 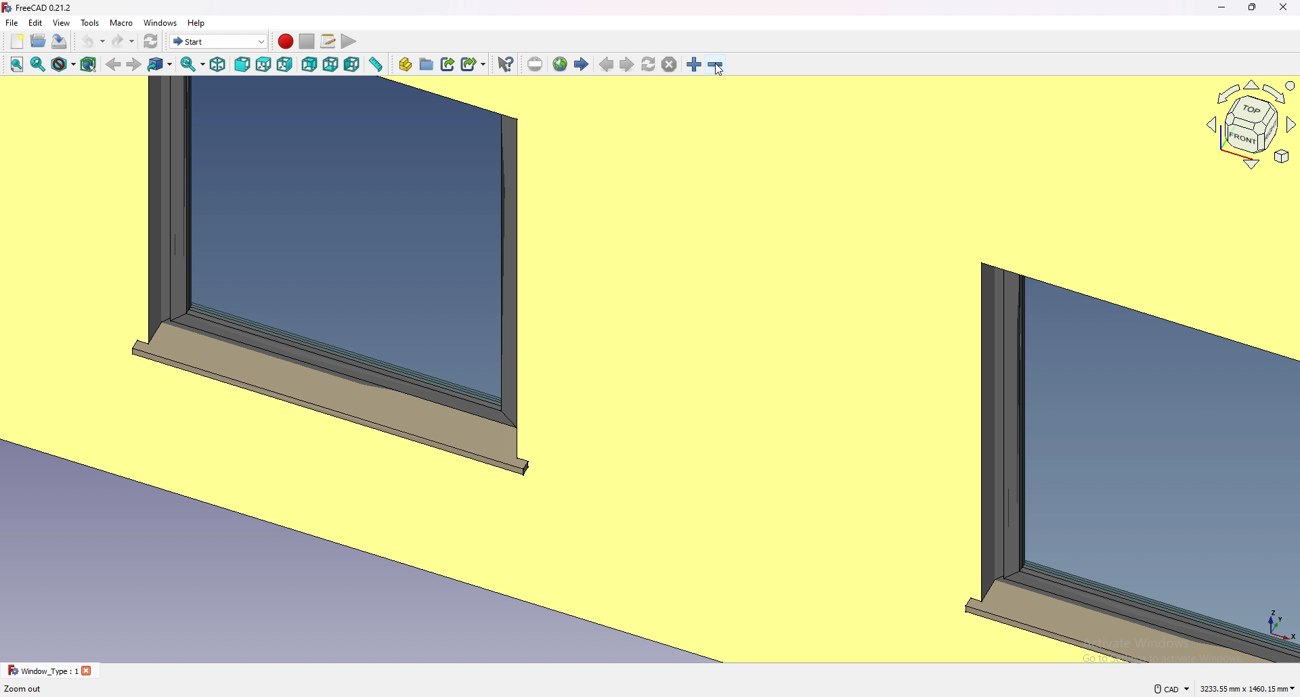 What do you see at coordinates (218, 41) in the screenshot?
I see `switch between workbenches` at bounding box center [218, 41].